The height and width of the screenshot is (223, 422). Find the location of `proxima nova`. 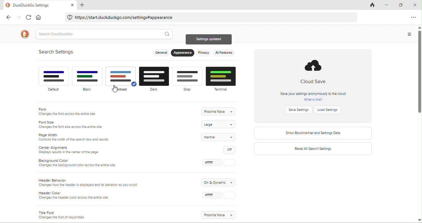

proxima nova is located at coordinates (218, 111).